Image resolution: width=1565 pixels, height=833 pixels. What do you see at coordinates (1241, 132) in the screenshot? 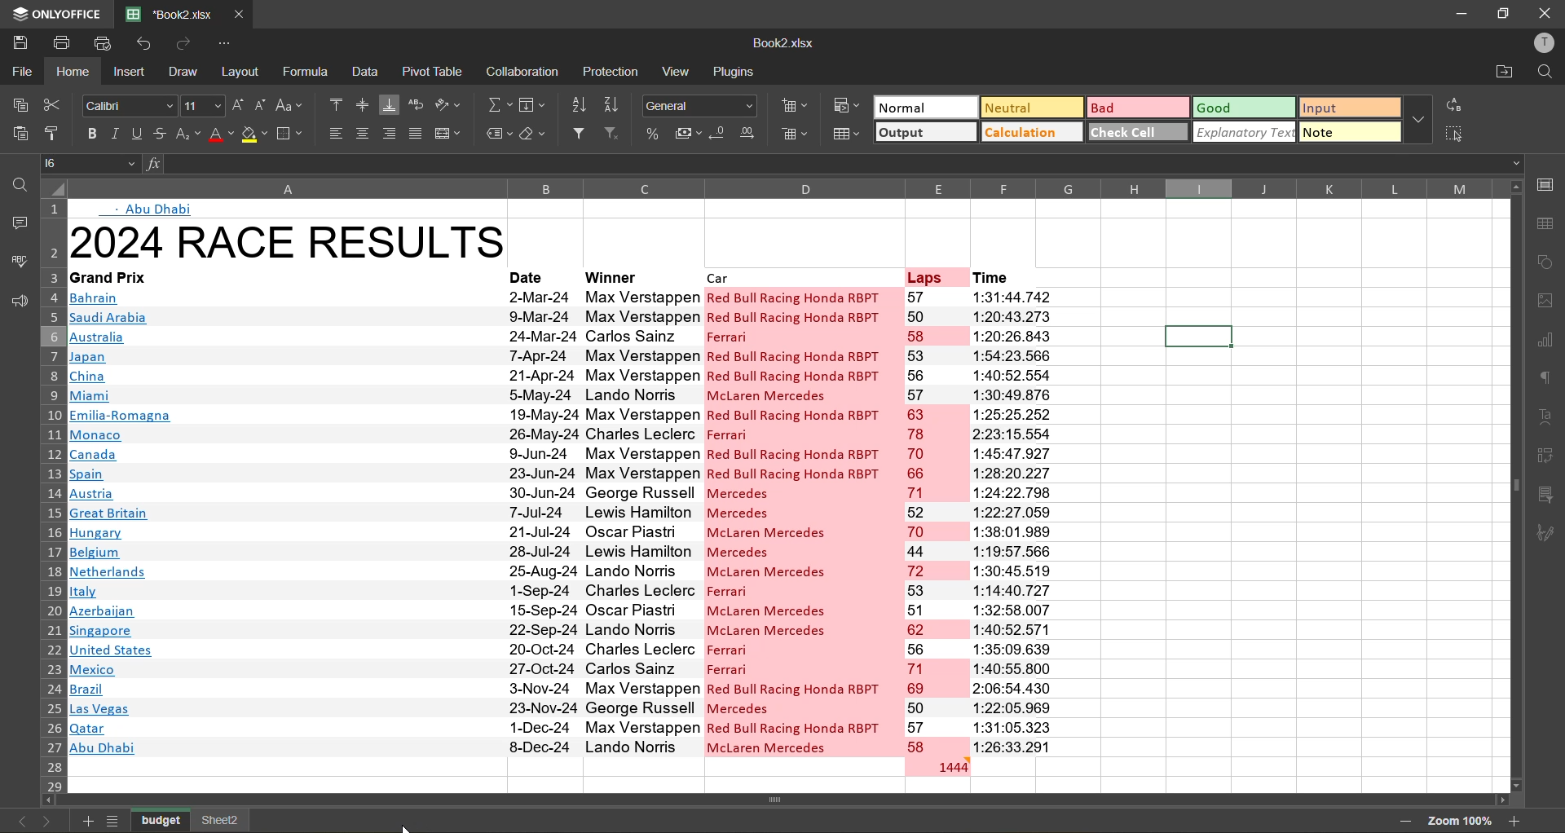
I see `explanatory text` at bounding box center [1241, 132].